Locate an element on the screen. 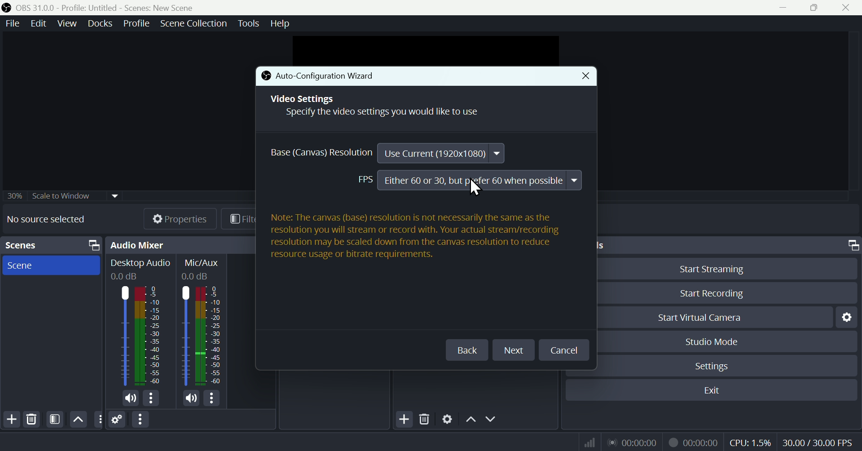 The width and height of the screenshot is (862, 451). Next is located at coordinates (517, 349).